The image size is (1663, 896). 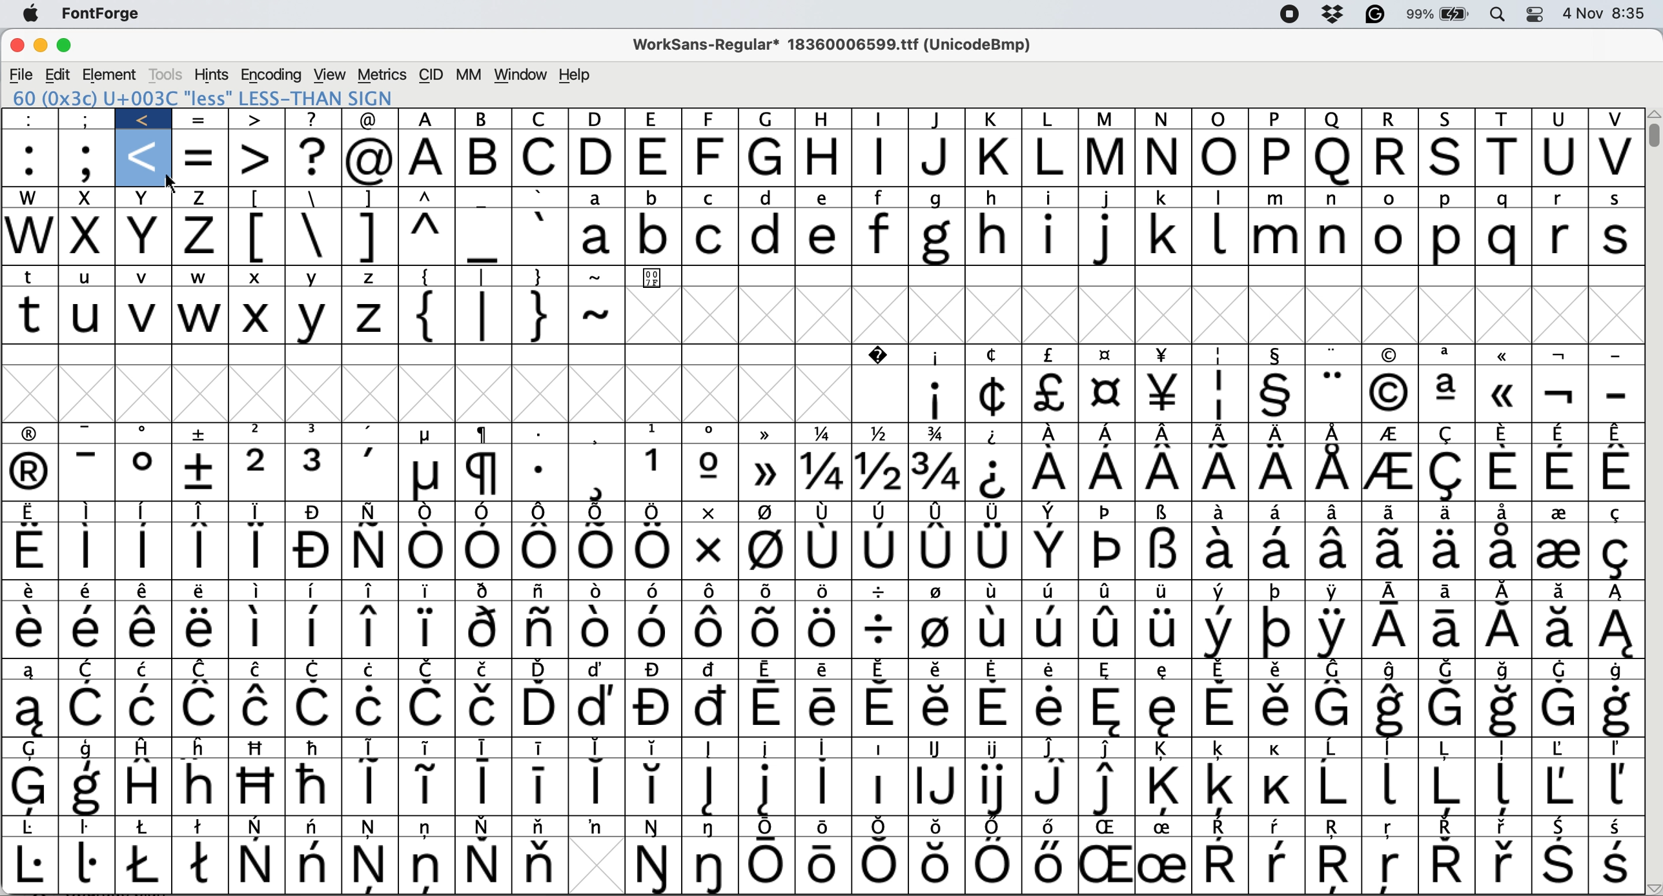 What do you see at coordinates (596, 785) in the screenshot?
I see `Symbol` at bounding box center [596, 785].